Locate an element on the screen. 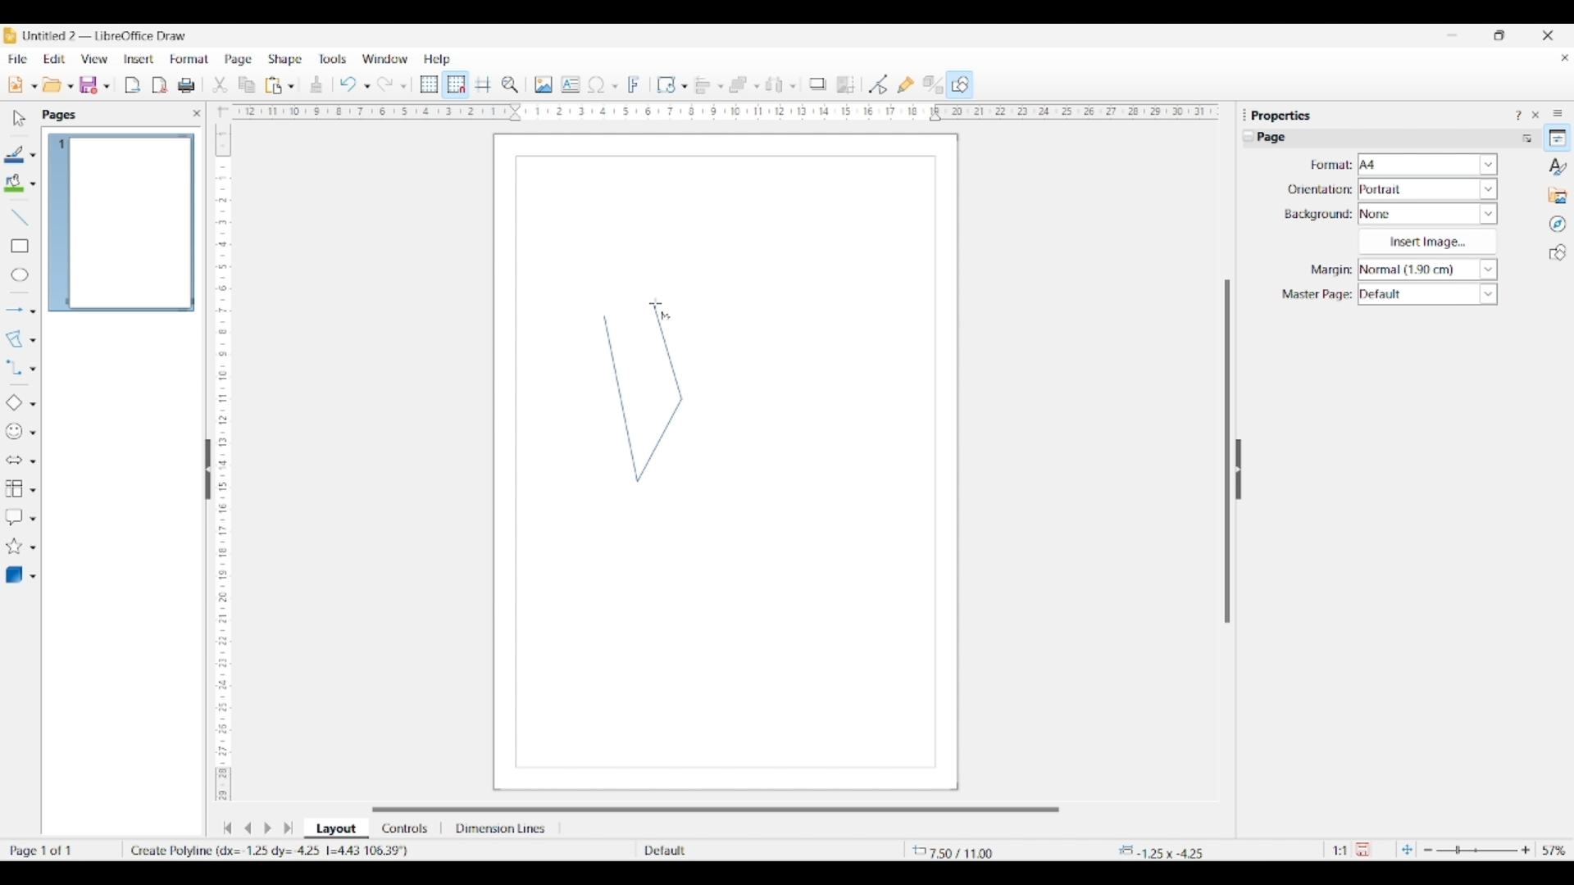 The height and width of the screenshot is (885, 1574). Line 3 is located at coordinates (666, 352).